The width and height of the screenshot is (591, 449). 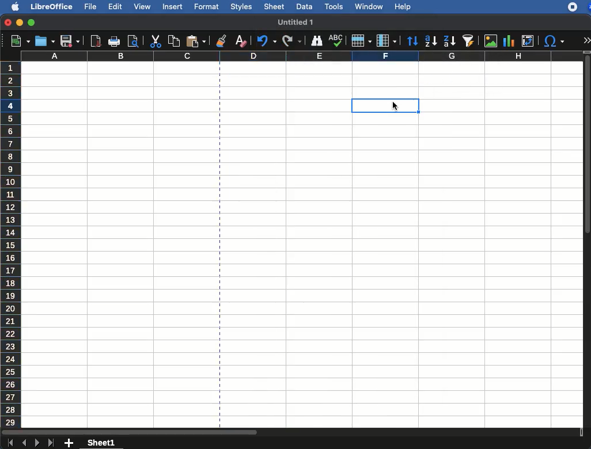 I want to click on close, so click(x=7, y=22).